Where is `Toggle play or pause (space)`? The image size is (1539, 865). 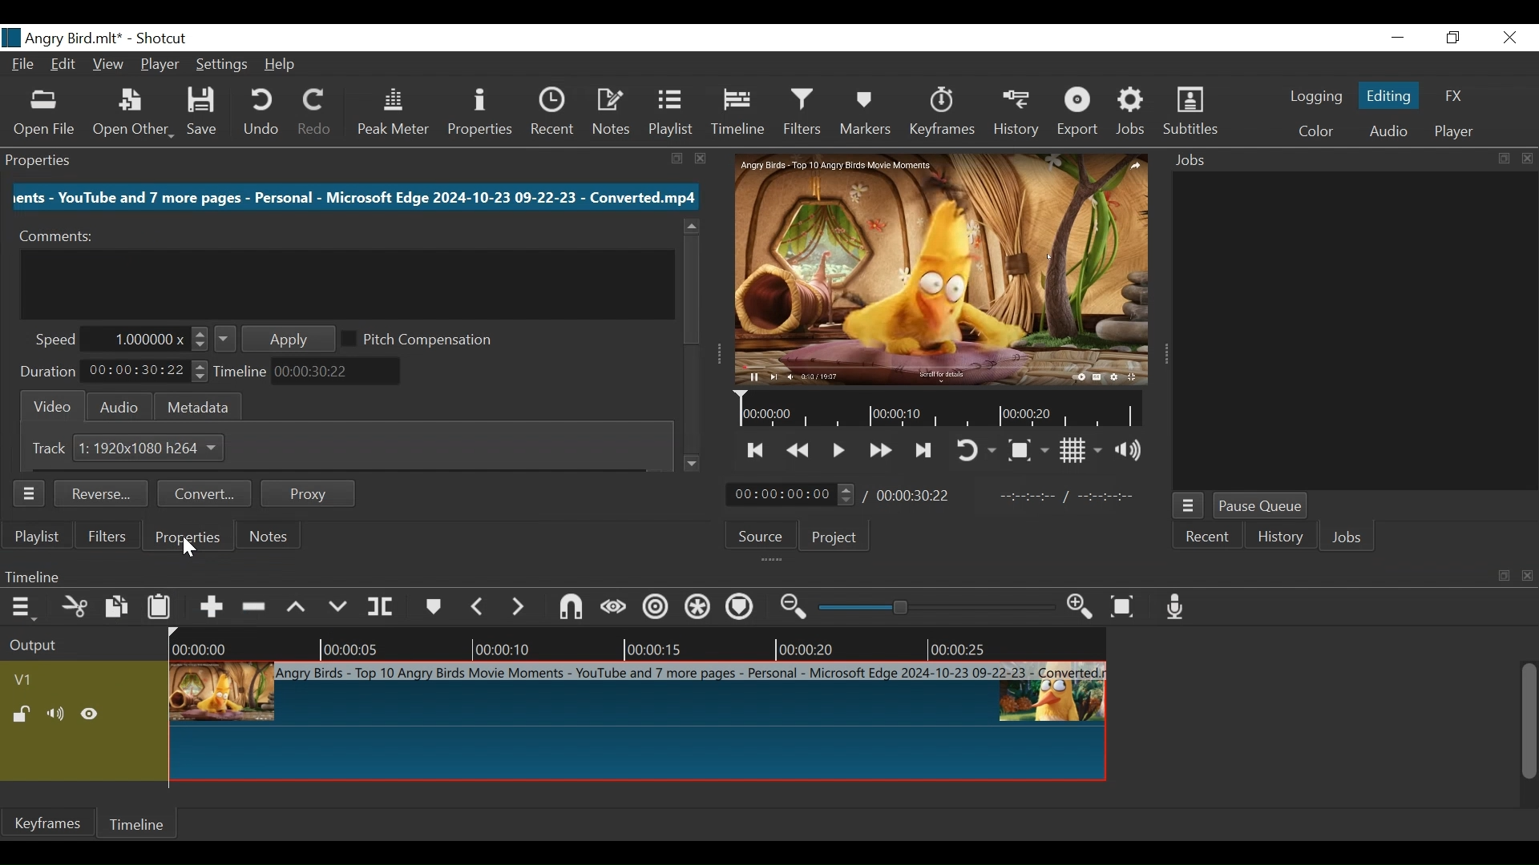
Toggle play or pause (space) is located at coordinates (838, 452).